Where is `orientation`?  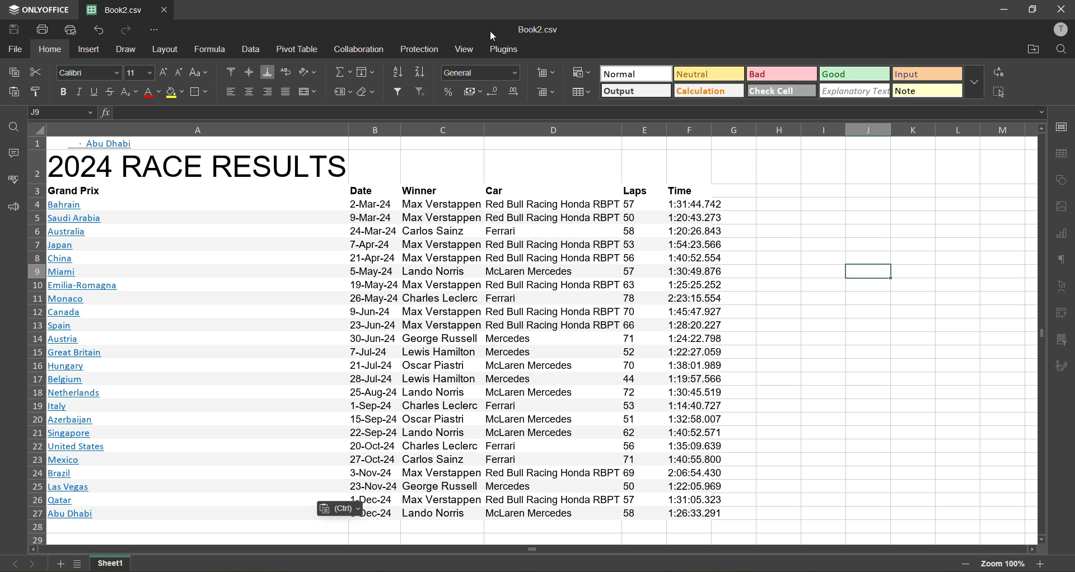 orientation is located at coordinates (310, 72).